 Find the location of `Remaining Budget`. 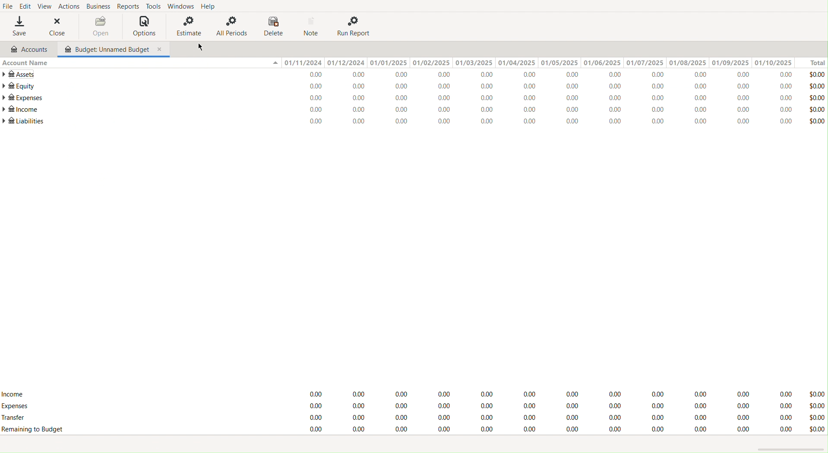

Remaining Budget is located at coordinates (37, 429).